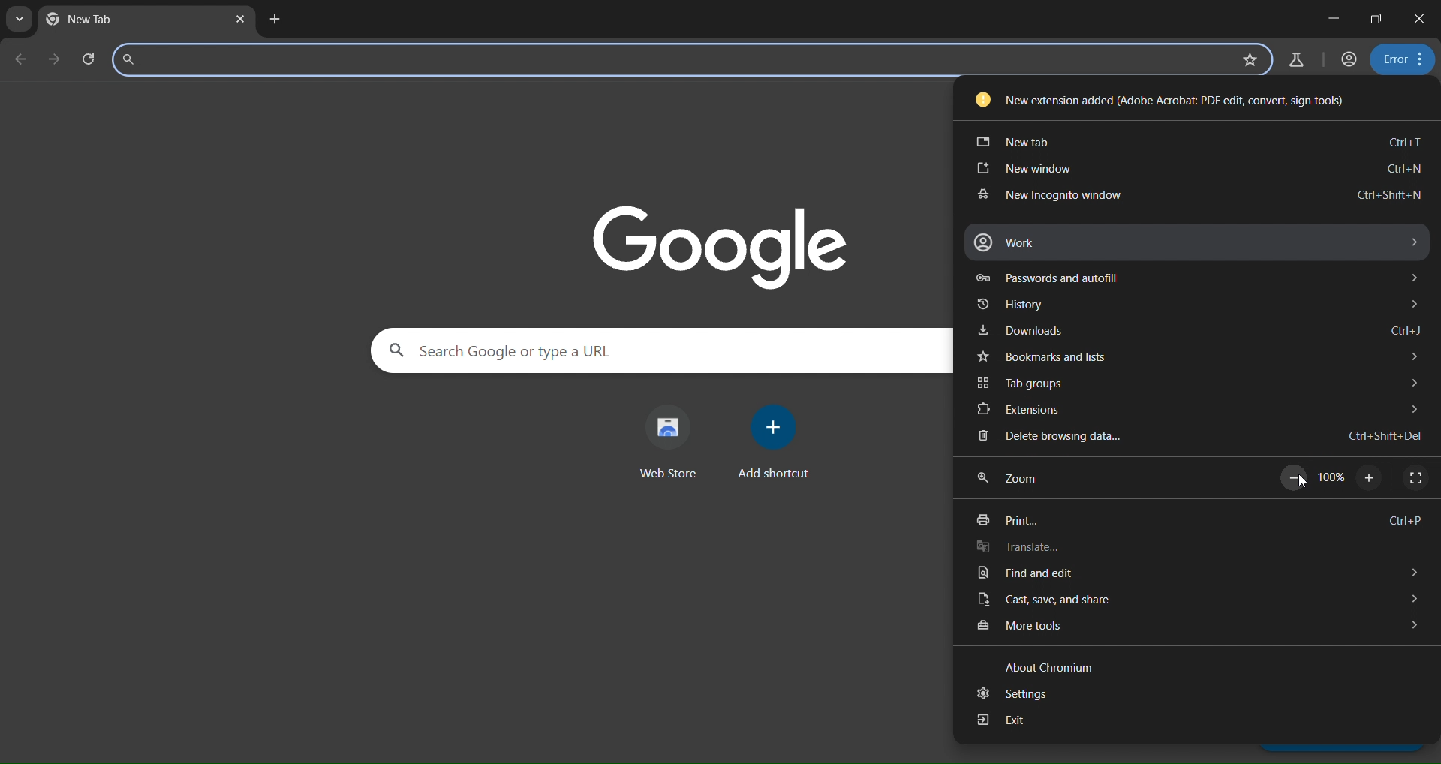 This screenshot has height=764, width=1441. Describe the element at coordinates (1370, 475) in the screenshot. I see `zoom in` at that location.